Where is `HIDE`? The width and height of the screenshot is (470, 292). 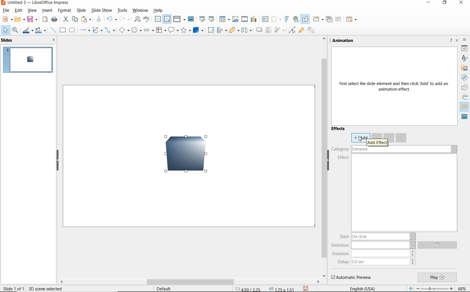
HIDE is located at coordinates (330, 163).